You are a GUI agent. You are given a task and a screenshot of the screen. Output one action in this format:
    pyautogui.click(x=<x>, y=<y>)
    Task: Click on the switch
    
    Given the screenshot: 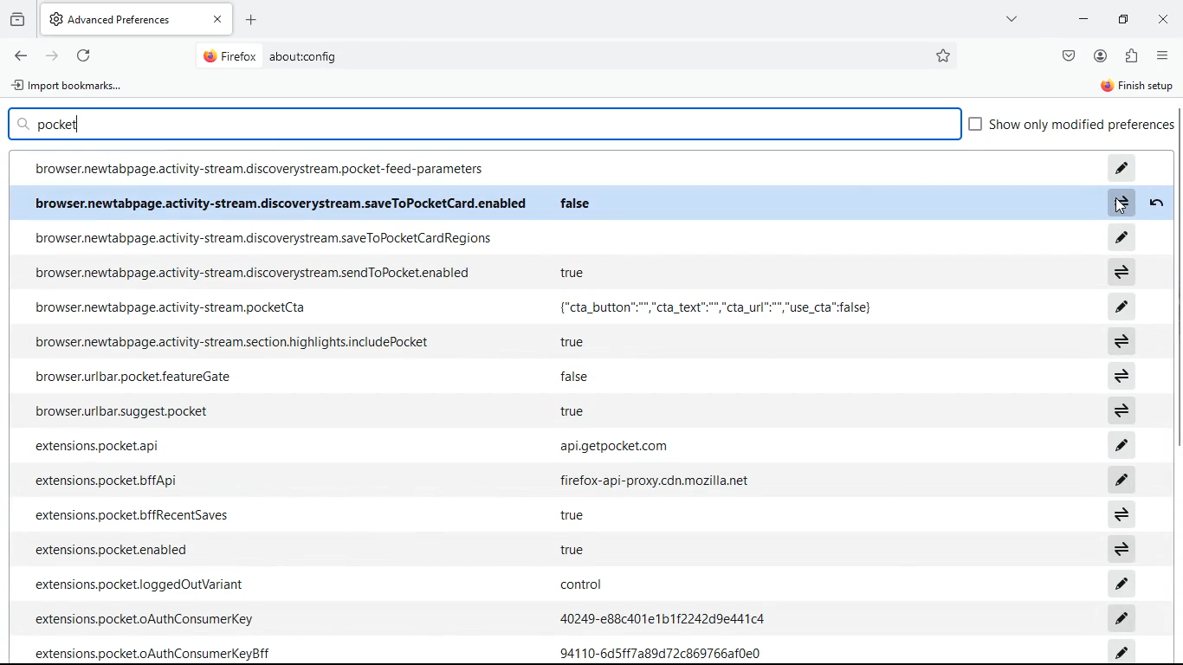 What is the action you would take?
    pyautogui.click(x=1120, y=340)
    